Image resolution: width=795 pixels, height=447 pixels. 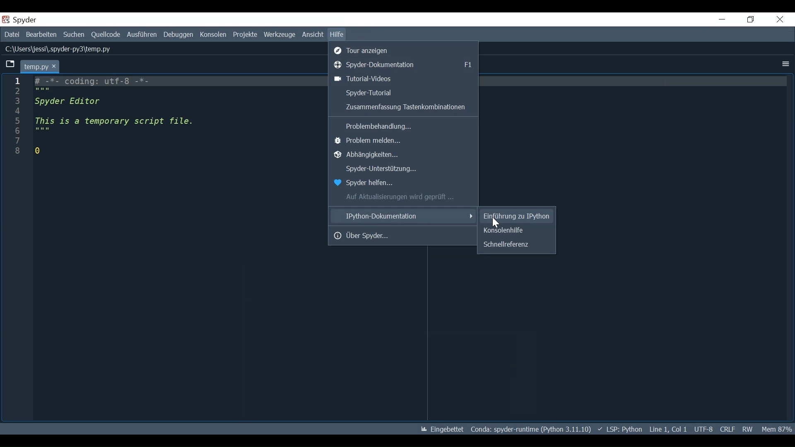 I want to click on LSP: Python , so click(x=621, y=429).